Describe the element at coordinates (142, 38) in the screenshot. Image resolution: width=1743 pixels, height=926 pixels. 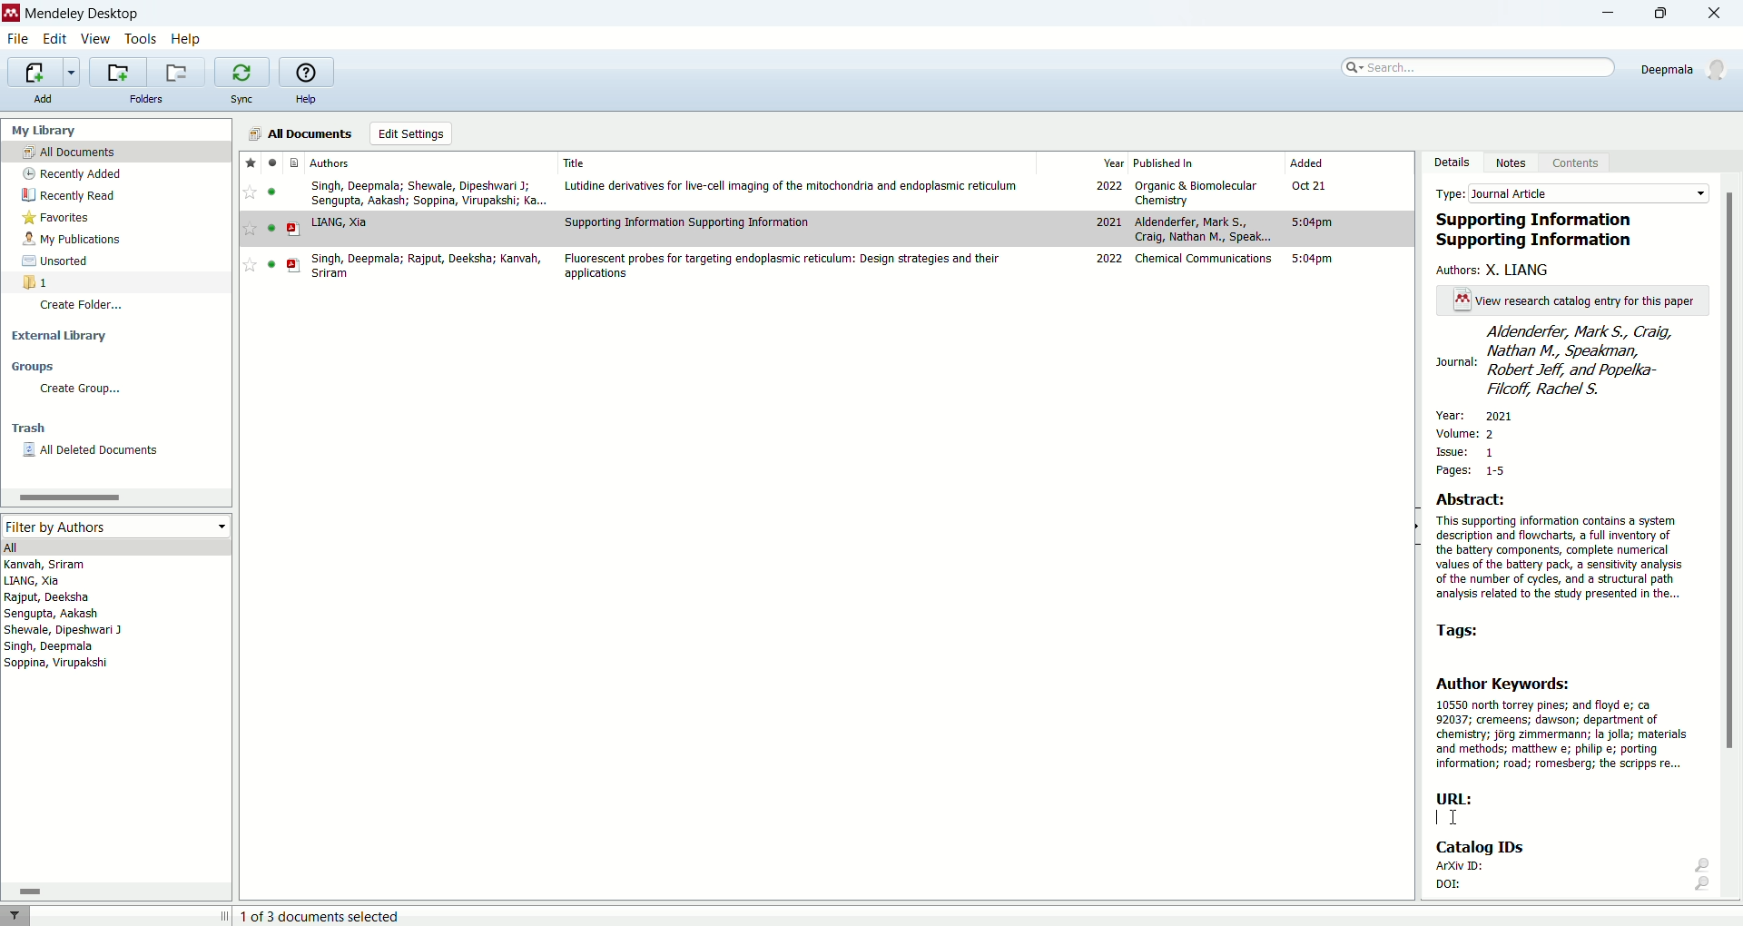
I see `tools` at that location.